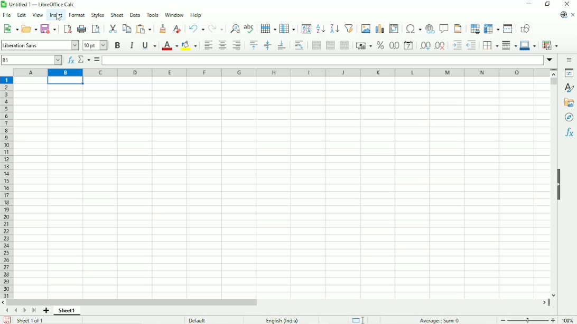  I want to click on Decrease indent, so click(472, 45).